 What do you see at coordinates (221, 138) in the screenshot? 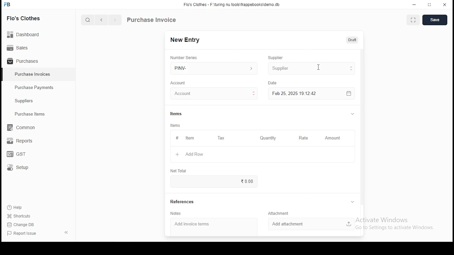
I see `tax` at bounding box center [221, 138].